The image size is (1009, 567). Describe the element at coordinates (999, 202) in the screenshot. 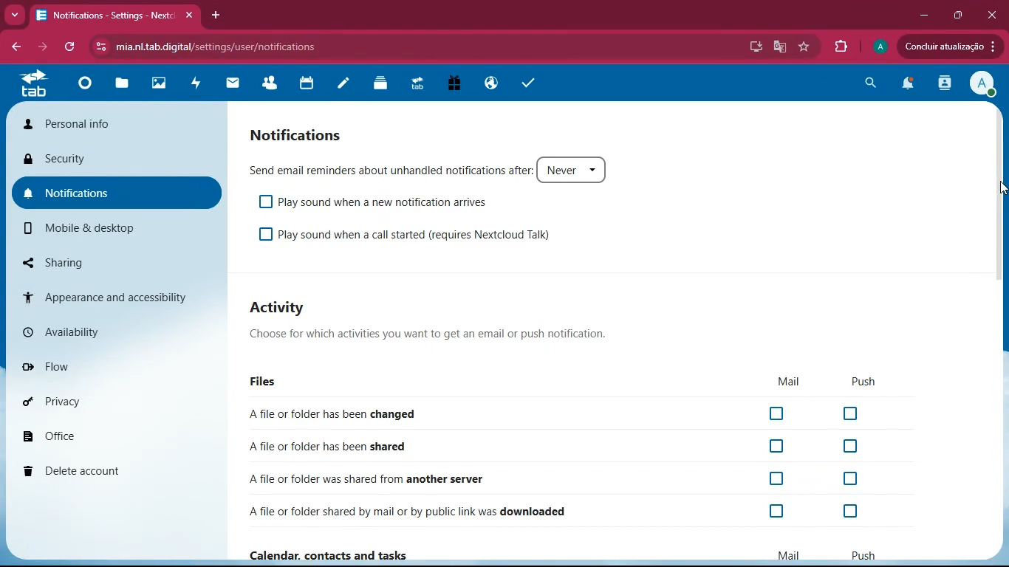

I see `Scroll` at that location.